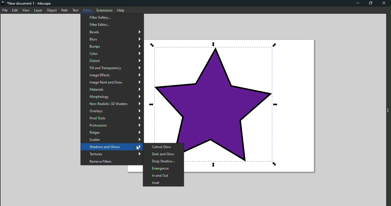 This screenshot has width=391, height=206. What do you see at coordinates (112, 104) in the screenshot?
I see `Non-realistic 3D shades` at bounding box center [112, 104].